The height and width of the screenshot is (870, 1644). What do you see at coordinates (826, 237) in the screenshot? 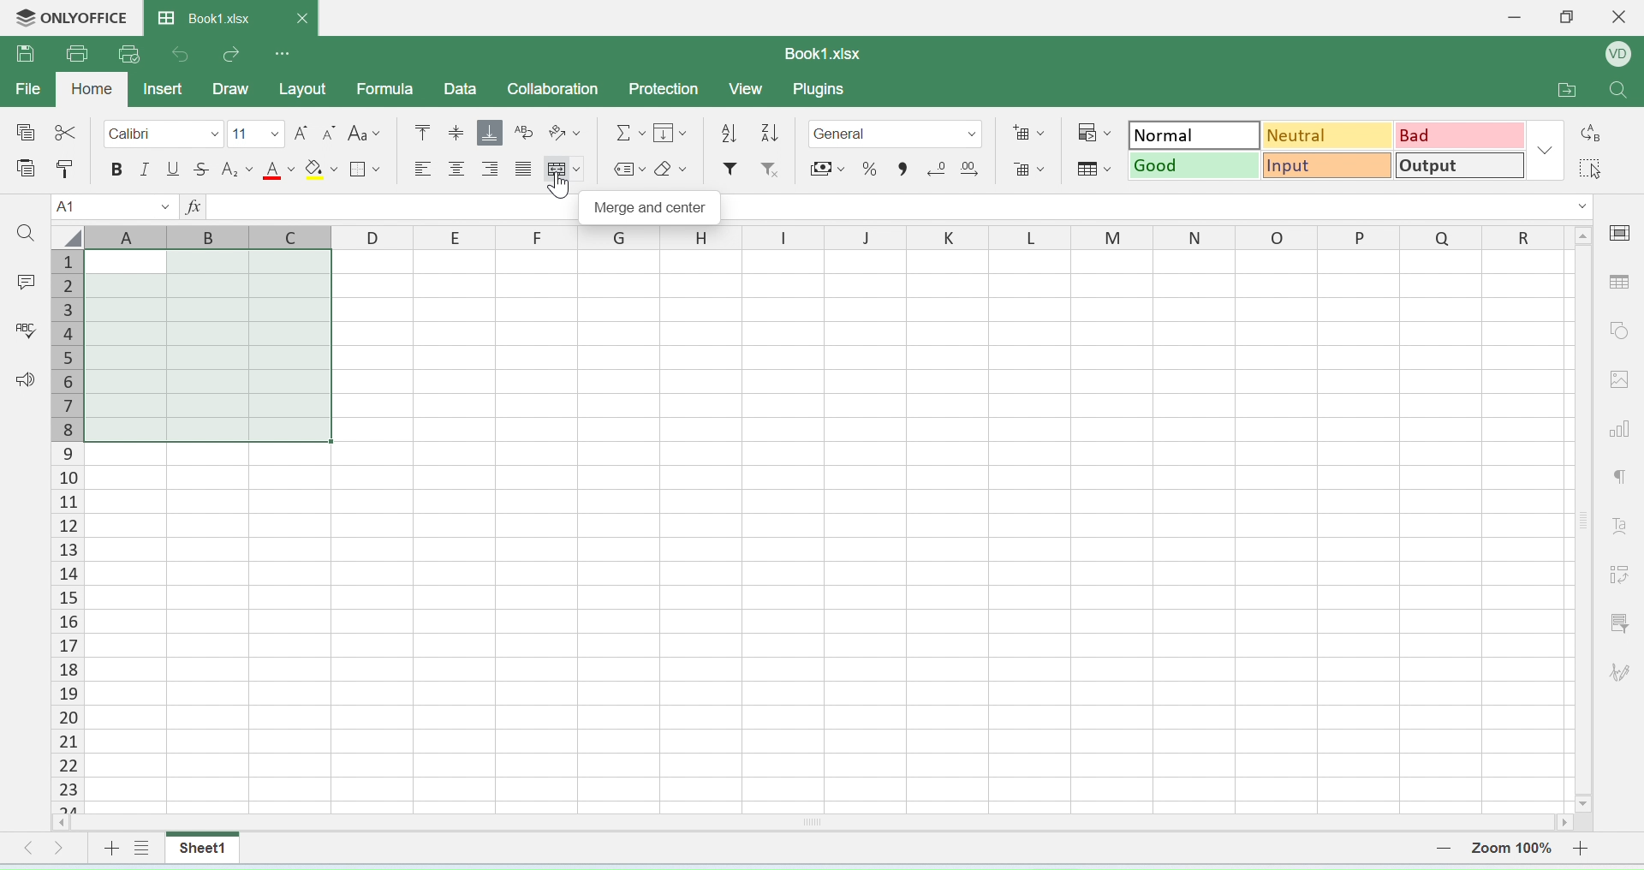
I see `row headers` at bounding box center [826, 237].